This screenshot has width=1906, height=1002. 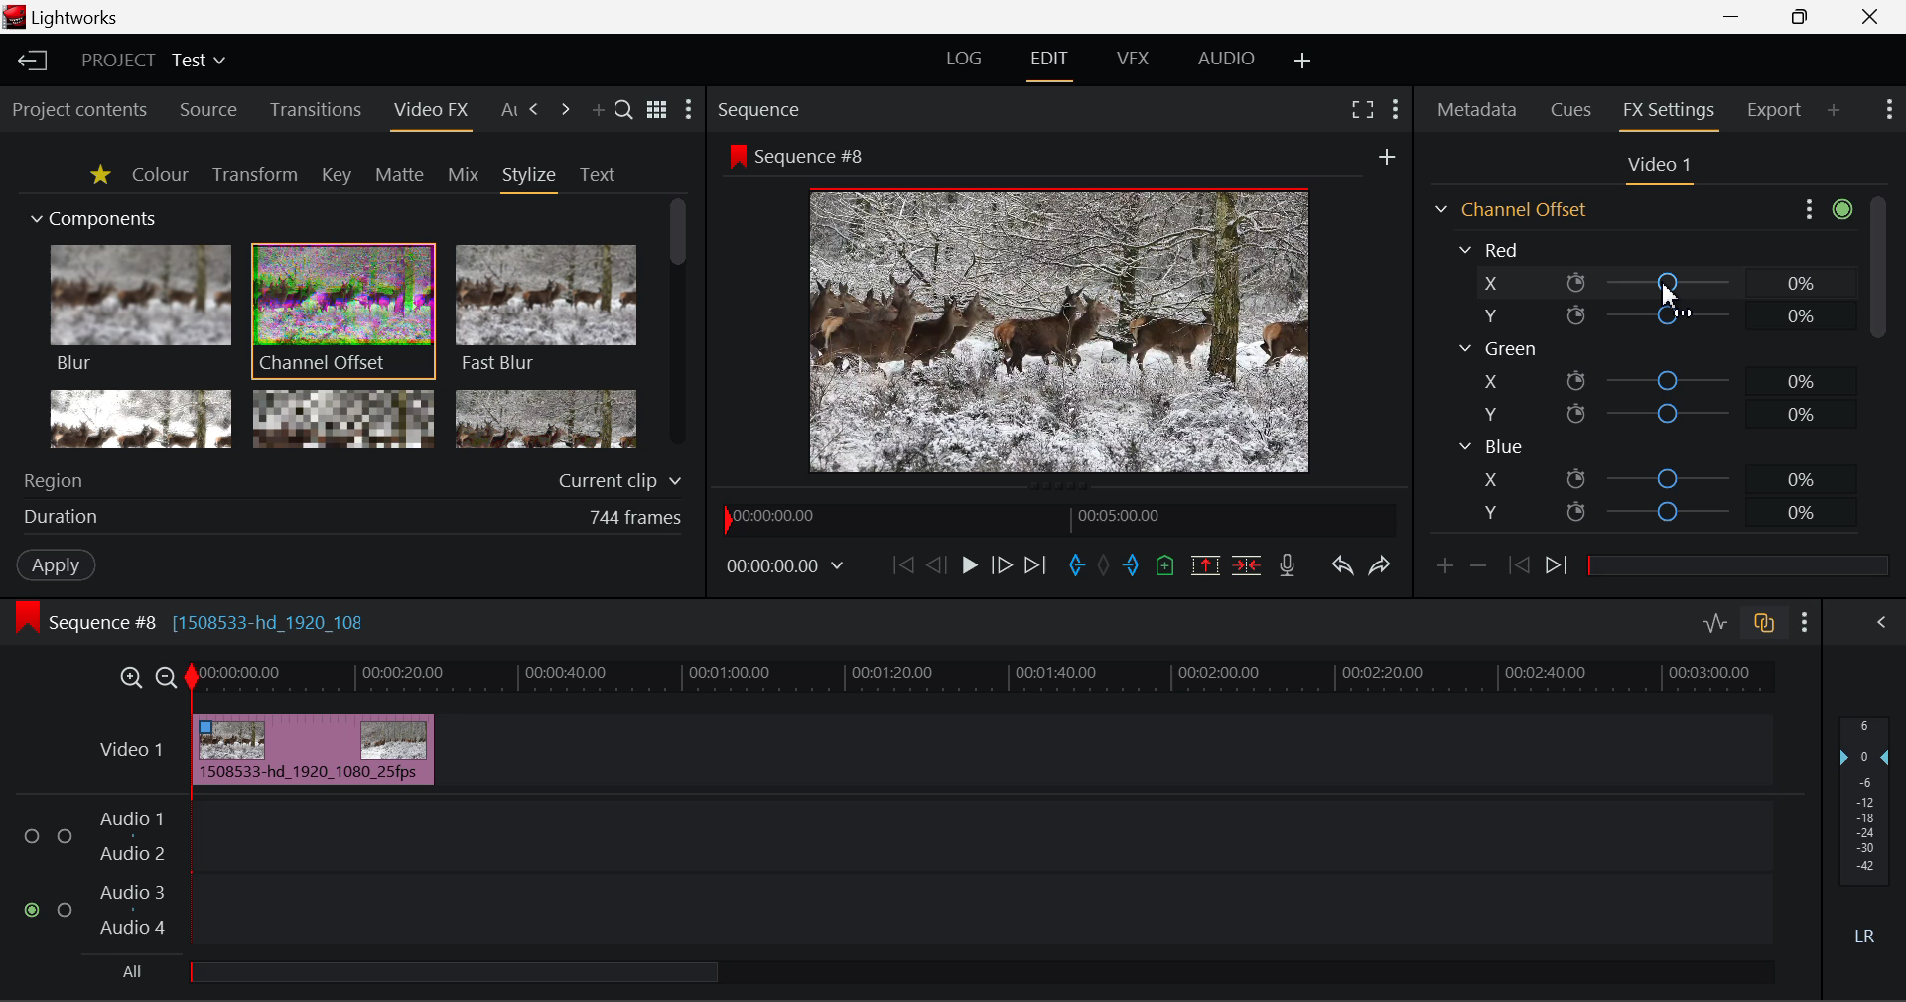 I want to click on Matte, so click(x=400, y=176).